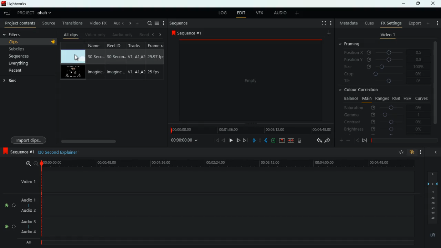 Image resolution: width=441 pixels, height=248 pixels. I want to click on audio 2, so click(27, 210).